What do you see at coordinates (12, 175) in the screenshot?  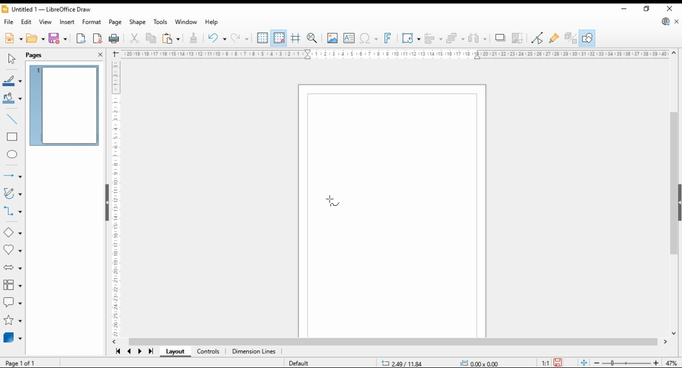 I see `arrows ` at bounding box center [12, 175].